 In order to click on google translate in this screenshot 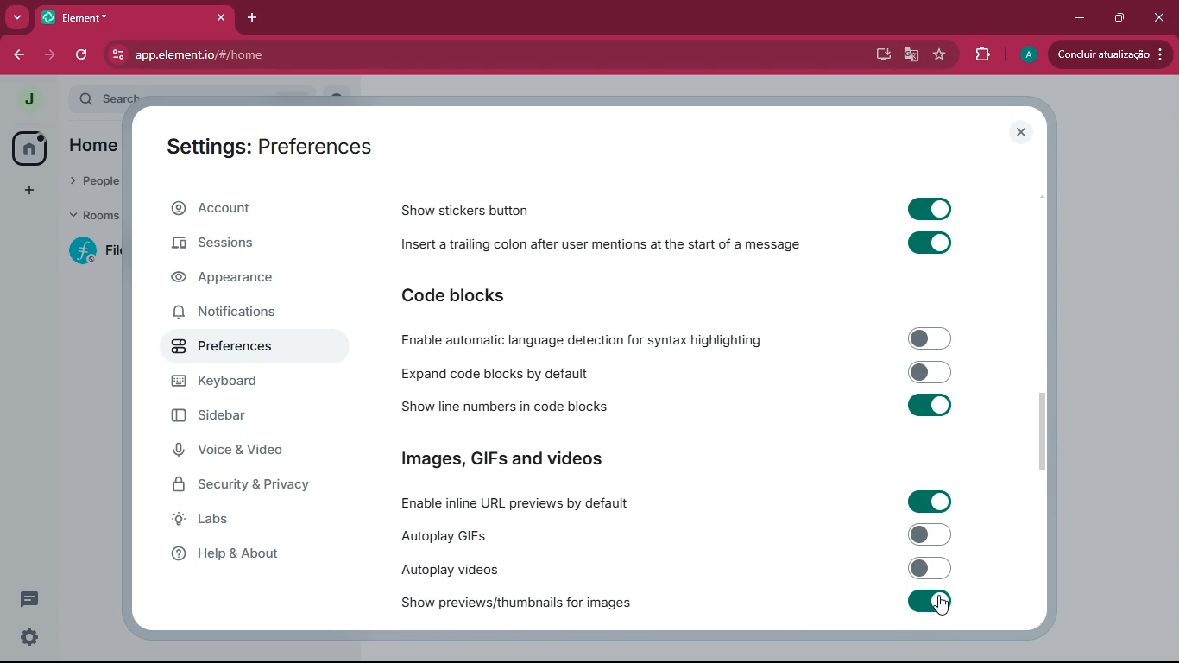, I will do `click(910, 54)`.